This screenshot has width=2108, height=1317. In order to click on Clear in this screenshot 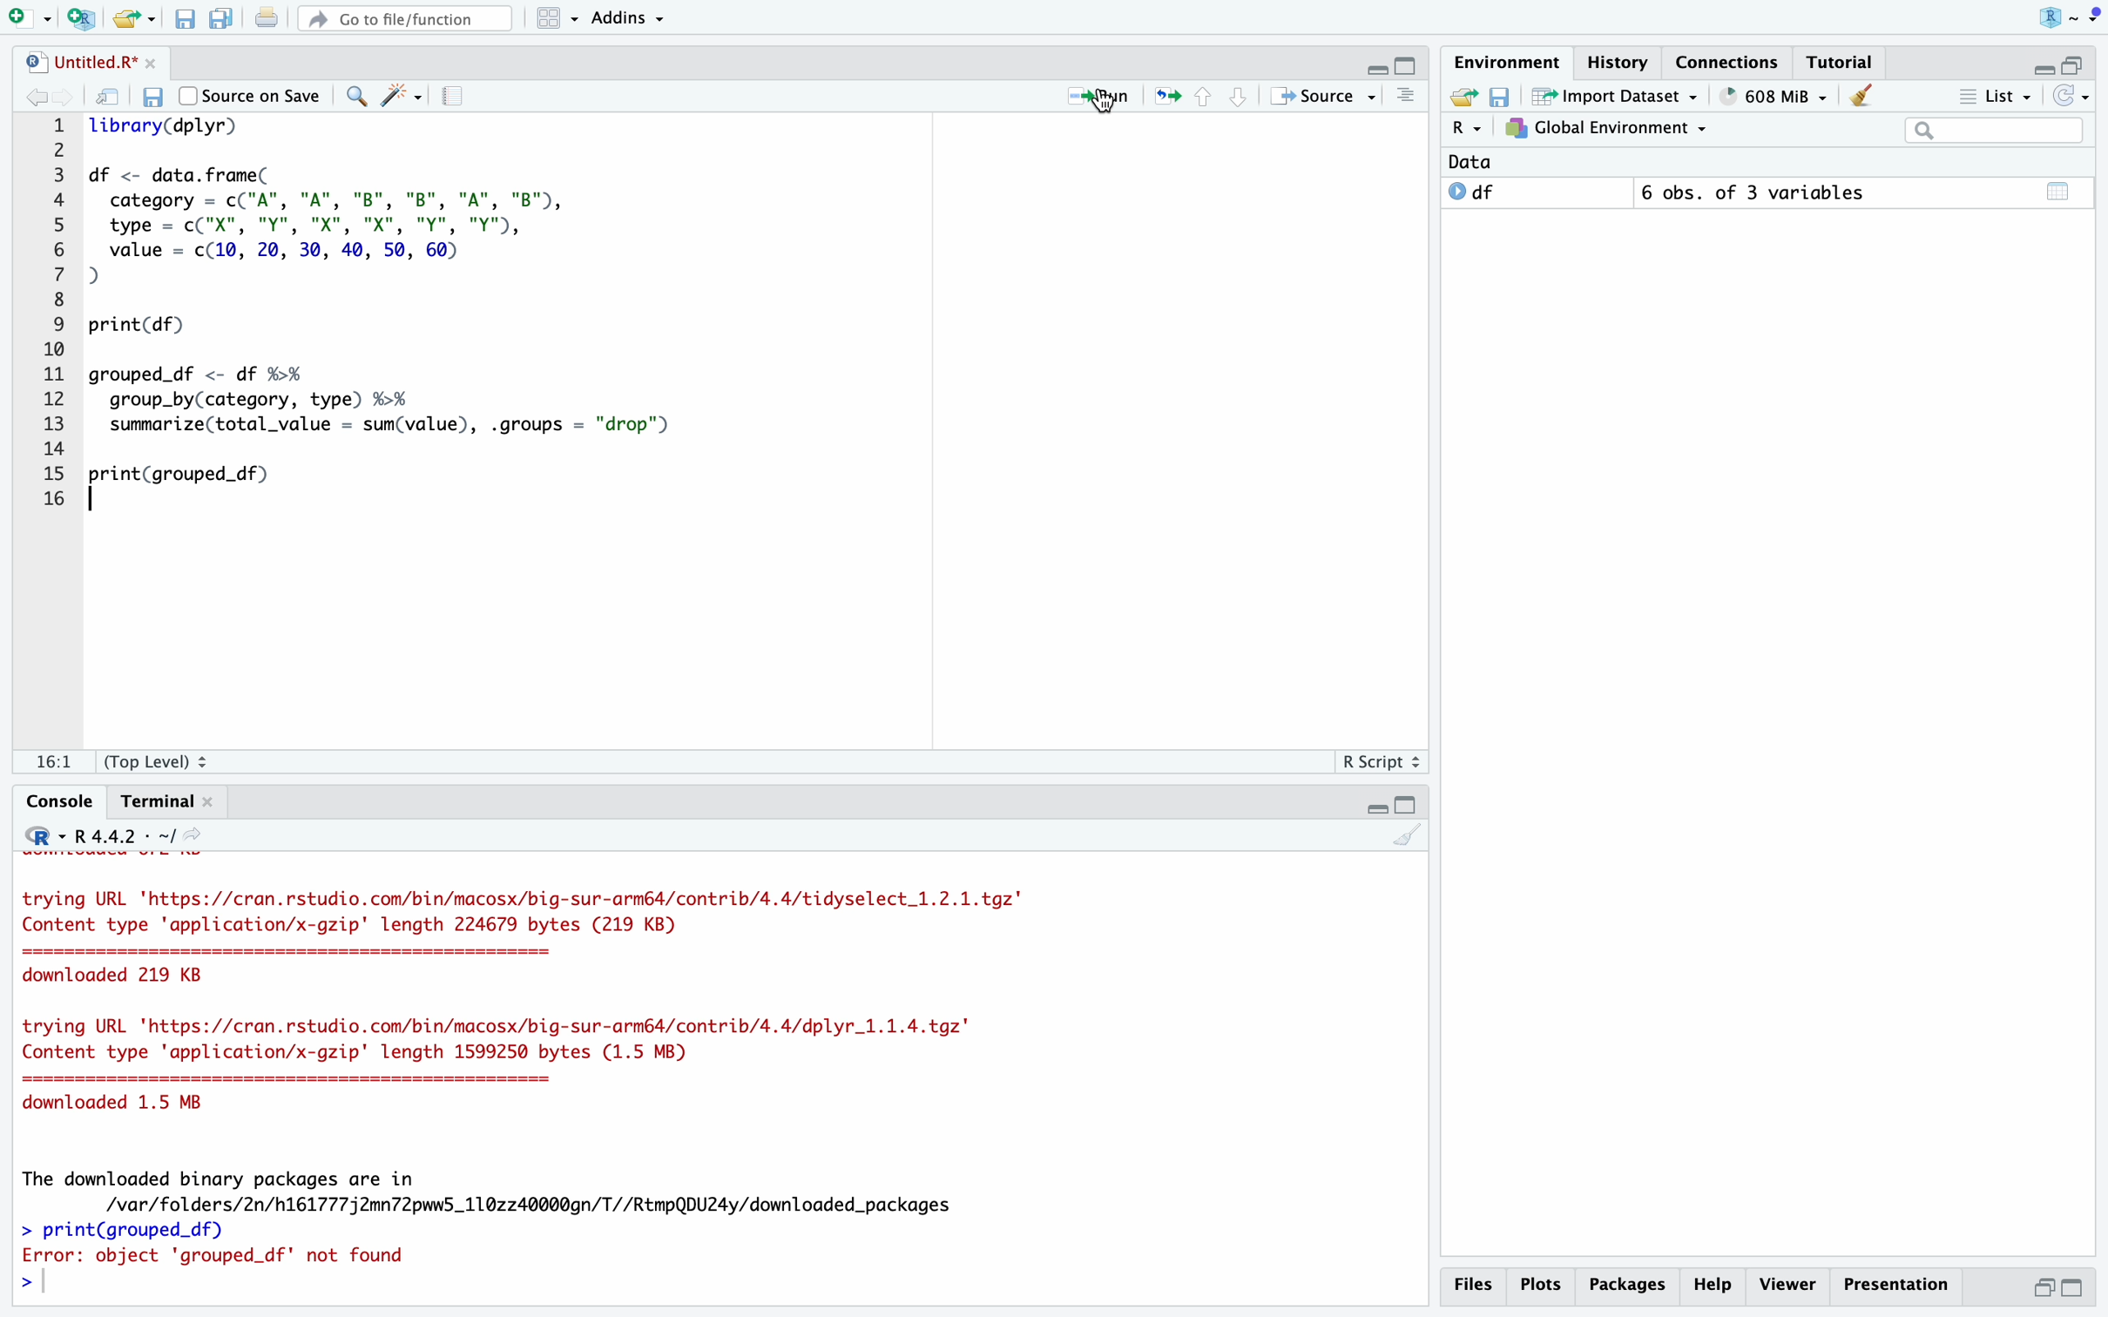, I will do `click(1405, 834)`.